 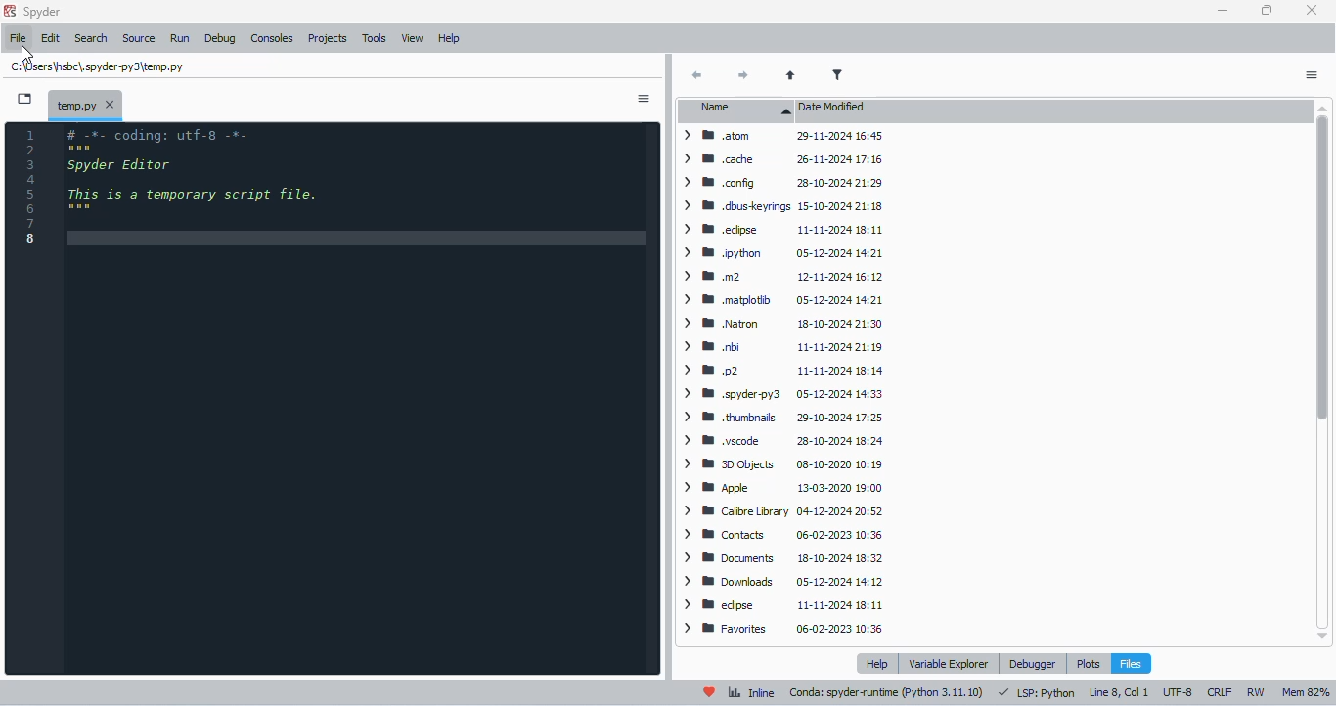 What do you see at coordinates (1033, 663) in the screenshot?
I see `debugger` at bounding box center [1033, 663].